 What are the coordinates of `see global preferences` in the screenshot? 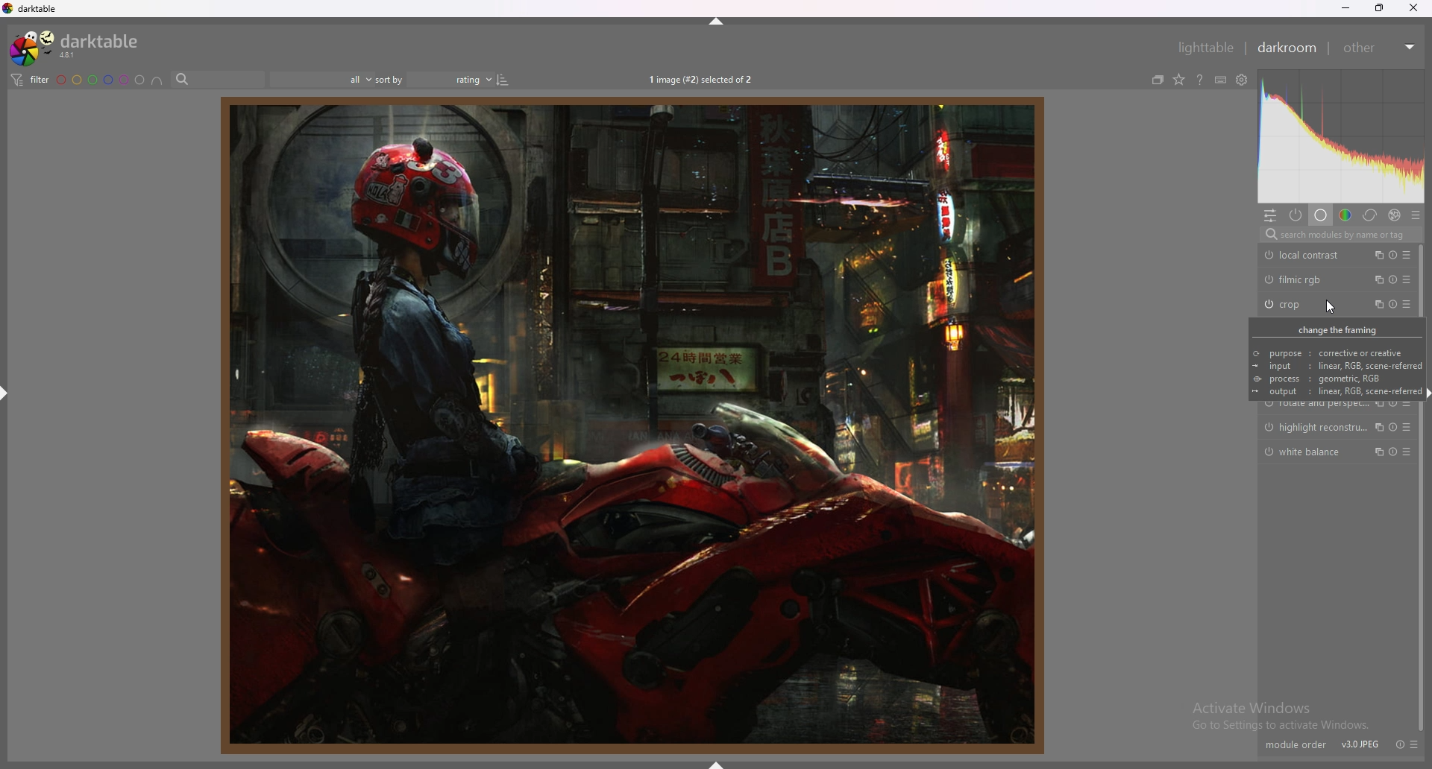 It's located at (1243, 80).